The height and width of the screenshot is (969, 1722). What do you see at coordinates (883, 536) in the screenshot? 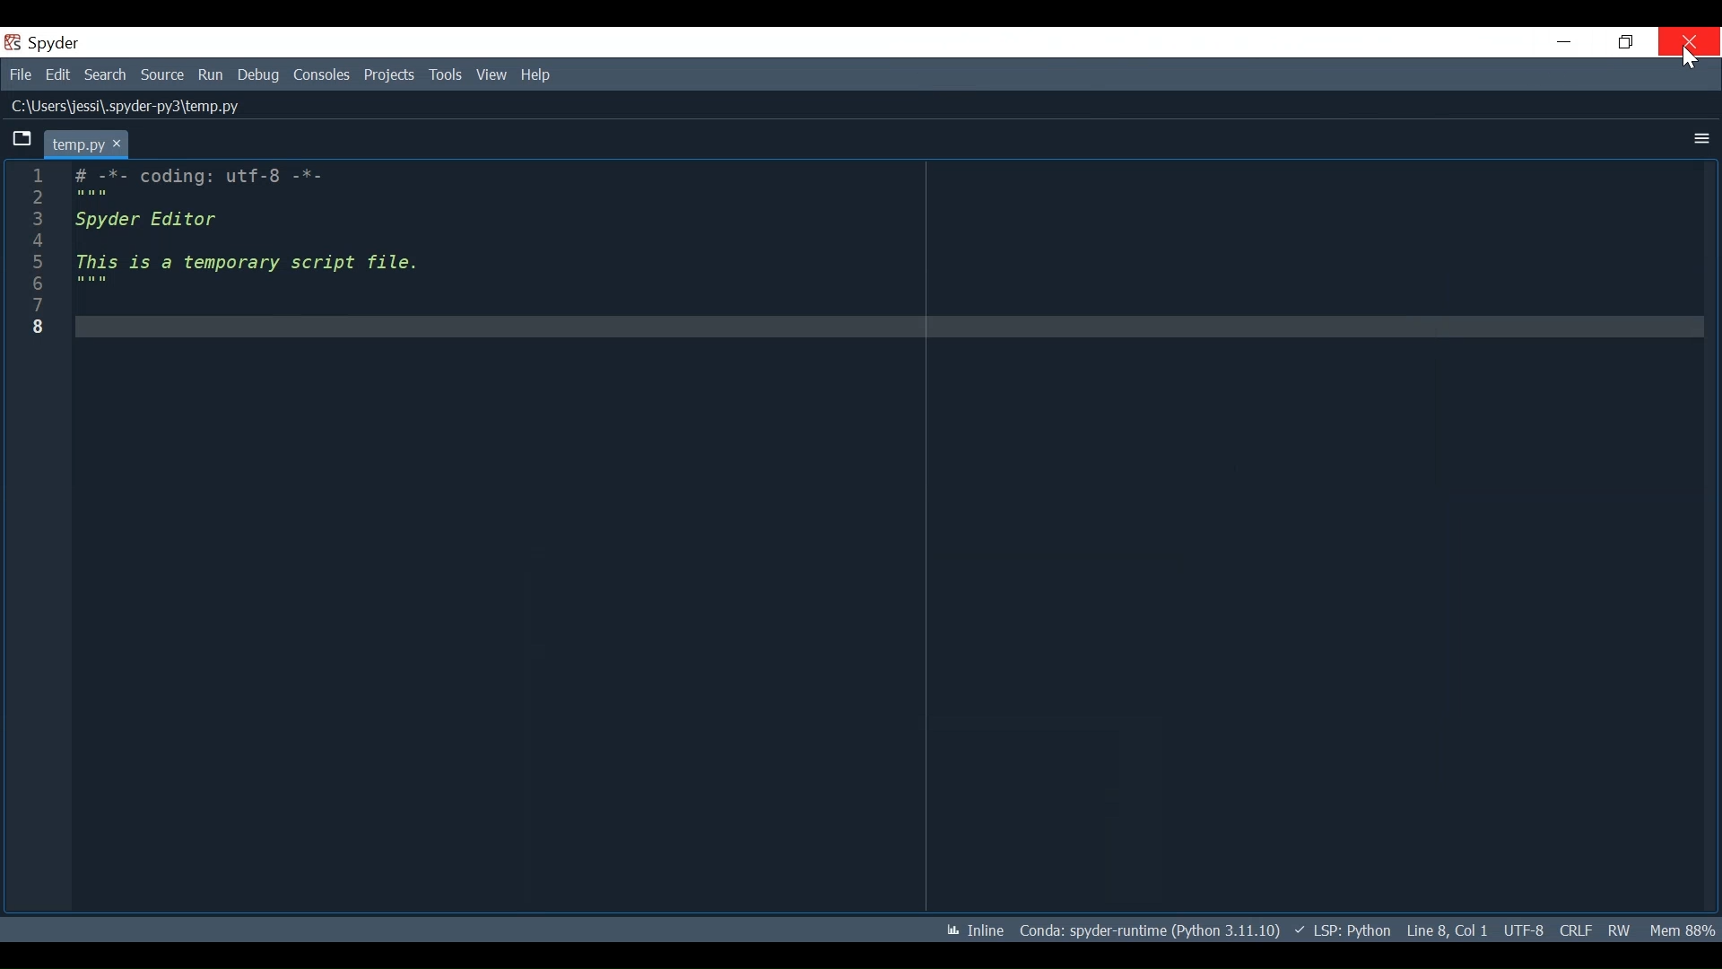
I see `# -*- coding: utf-8 -*- """ Spyder Editor  This is a temporary script file. """` at bounding box center [883, 536].